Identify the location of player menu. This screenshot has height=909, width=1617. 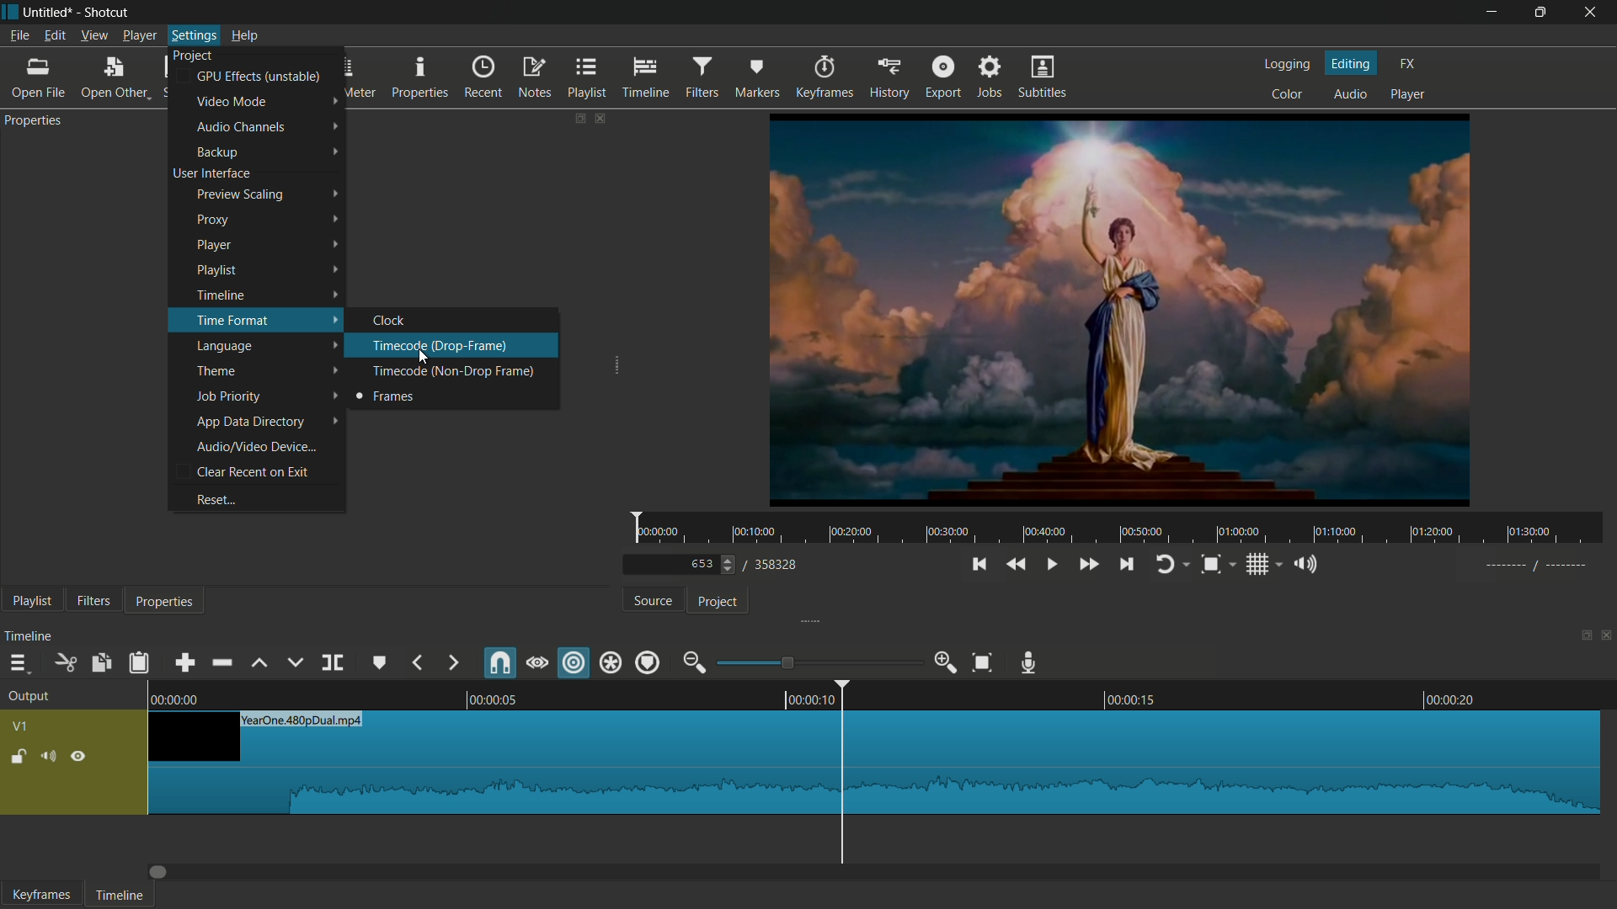
(141, 35).